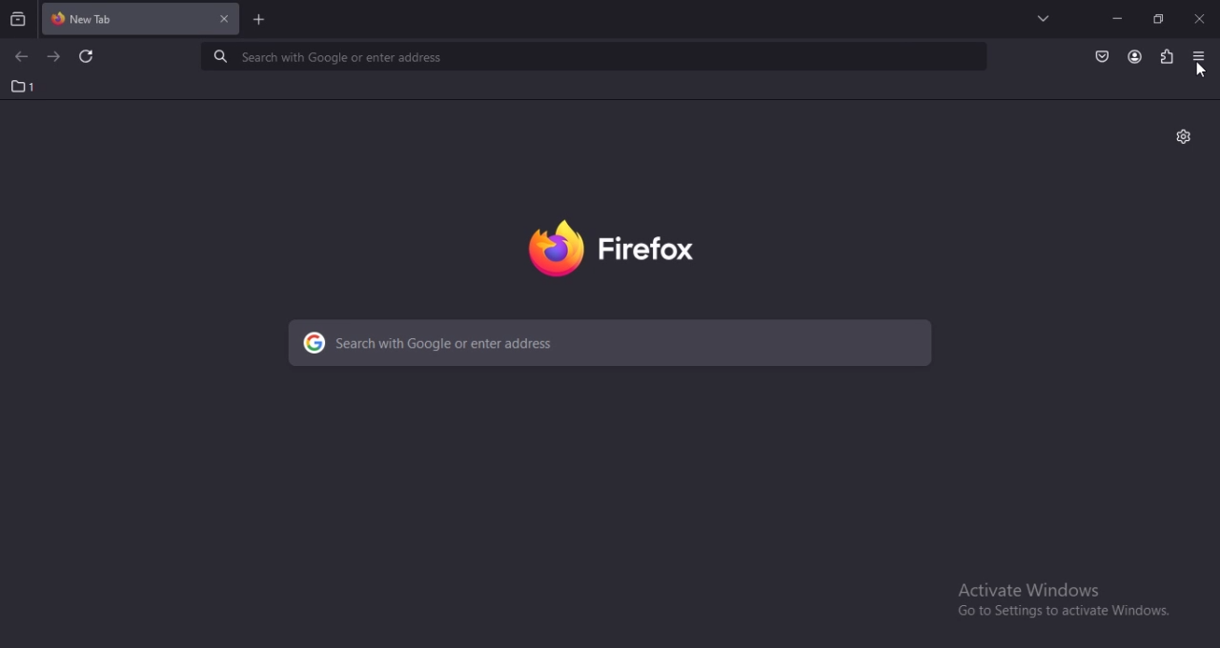  Describe the element at coordinates (1196, 56) in the screenshot. I see `open application menu` at that location.